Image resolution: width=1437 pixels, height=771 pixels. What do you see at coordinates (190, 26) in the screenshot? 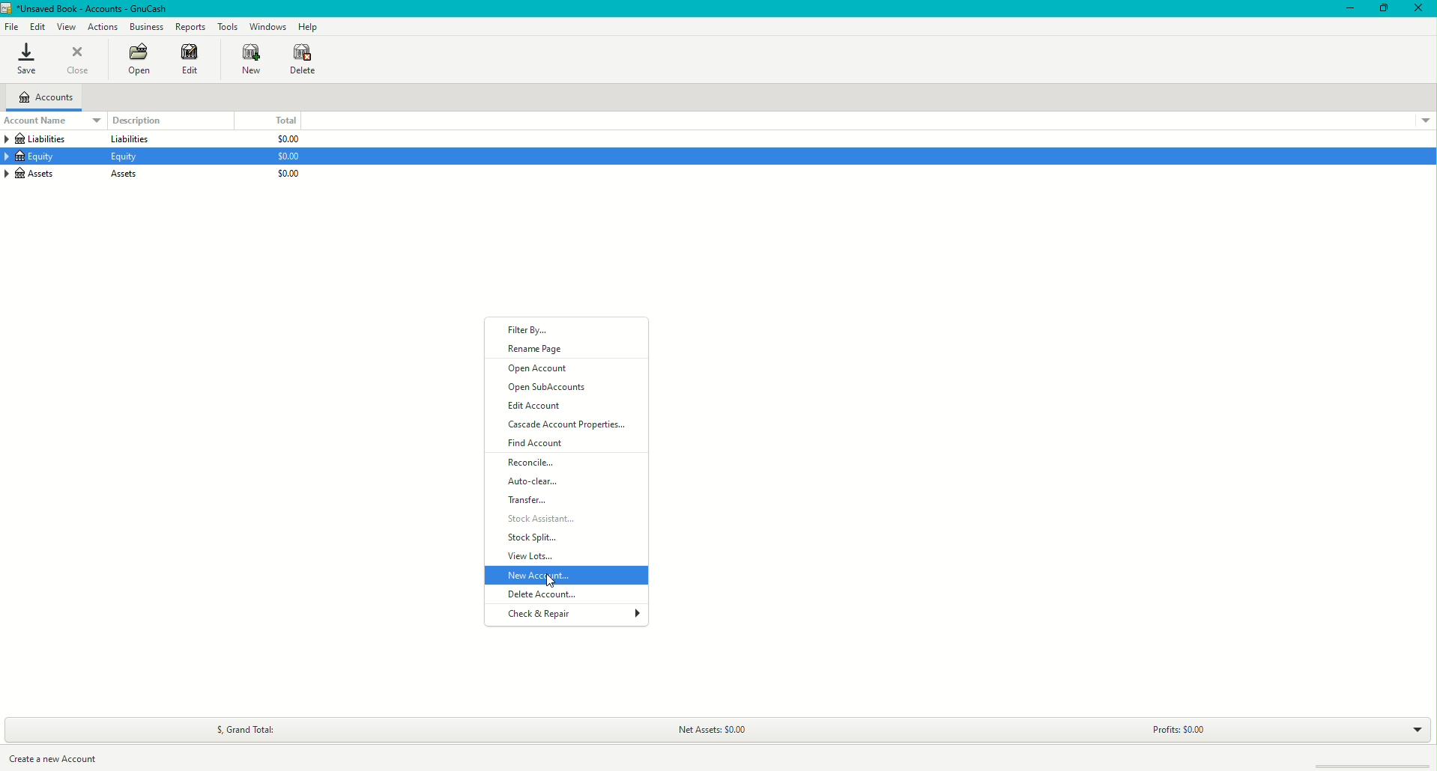
I see `Reports` at bounding box center [190, 26].